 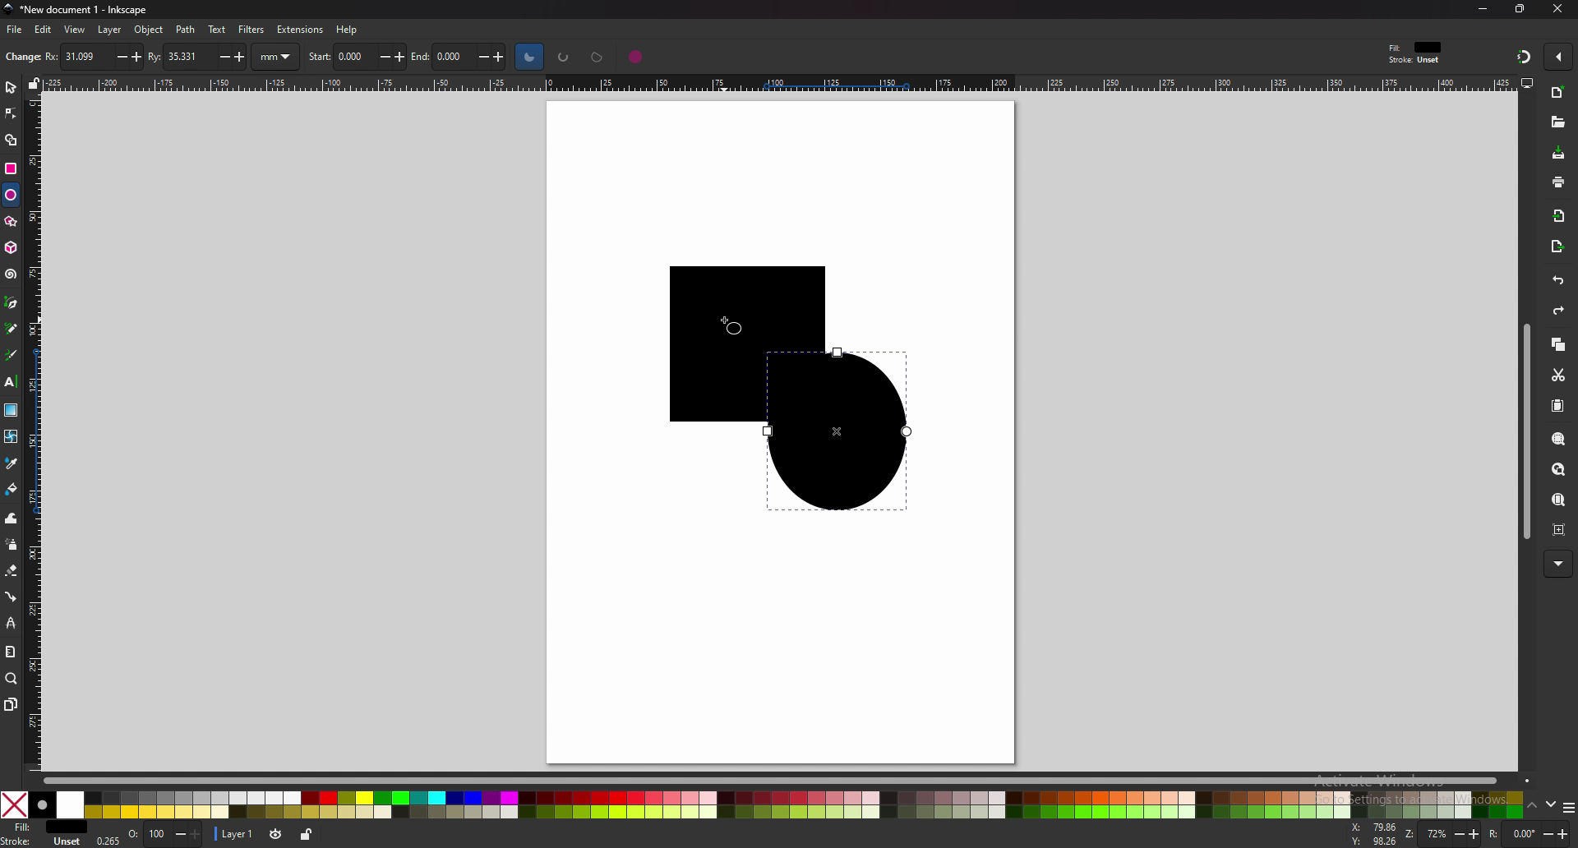 What do you see at coordinates (1557, 373) in the screenshot?
I see `cut` at bounding box center [1557, 373].